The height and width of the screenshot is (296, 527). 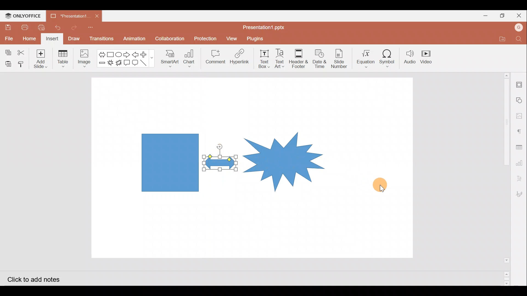 I want to click on Date & time, so click(x=320, y=59).